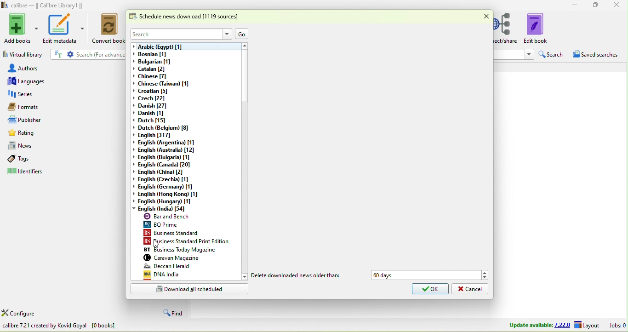 Image resolution: width=628 pixels, height=332 pixels. What do you see at coordinates (64, 107) in the screenshot?
I see `formats` at bounding box center [64, 107].